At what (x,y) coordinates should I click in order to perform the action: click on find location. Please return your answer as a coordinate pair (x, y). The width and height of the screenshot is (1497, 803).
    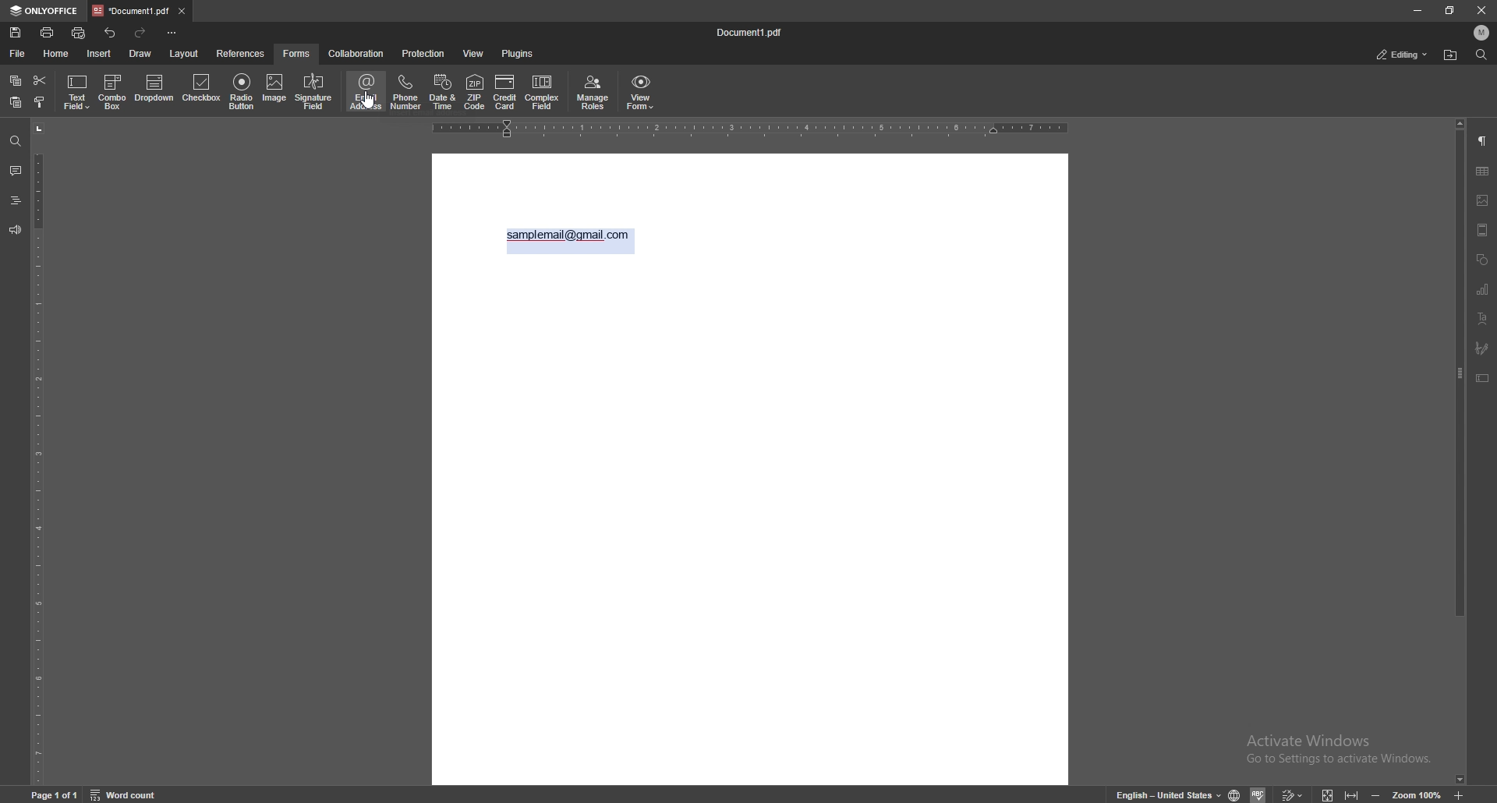
    Looking at the image, I should click on (1452, 55).